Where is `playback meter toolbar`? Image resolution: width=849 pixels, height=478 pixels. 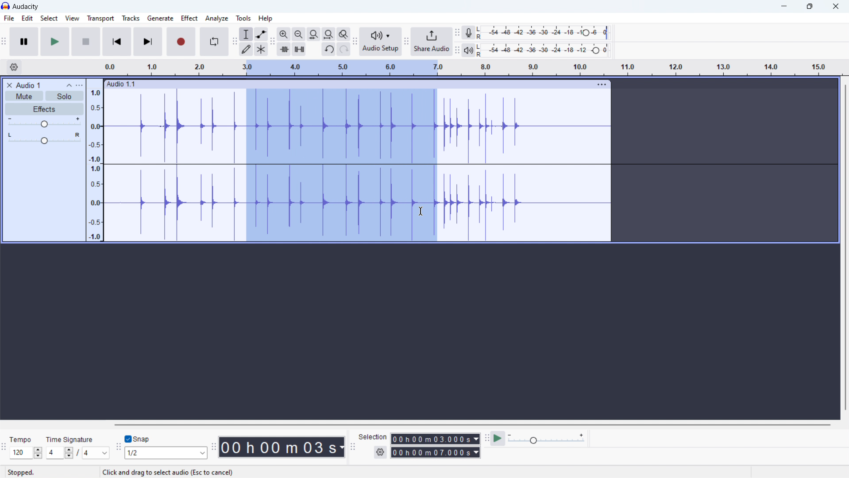 playback meter toolbar is located at coordinates (457, 50).